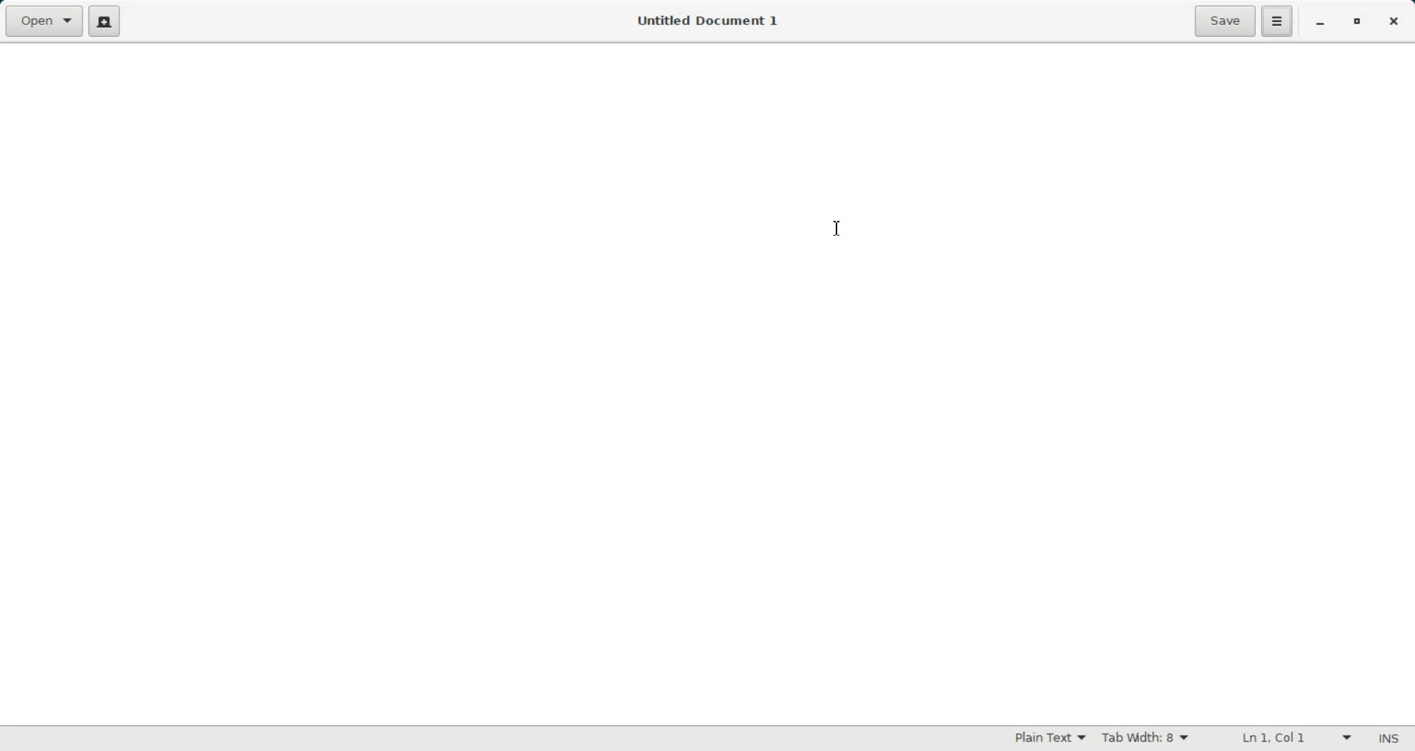  What do you see at coordinates (1285, 739) in the screenshot?
I see `Line Column` at bounding box center [1285, 739].